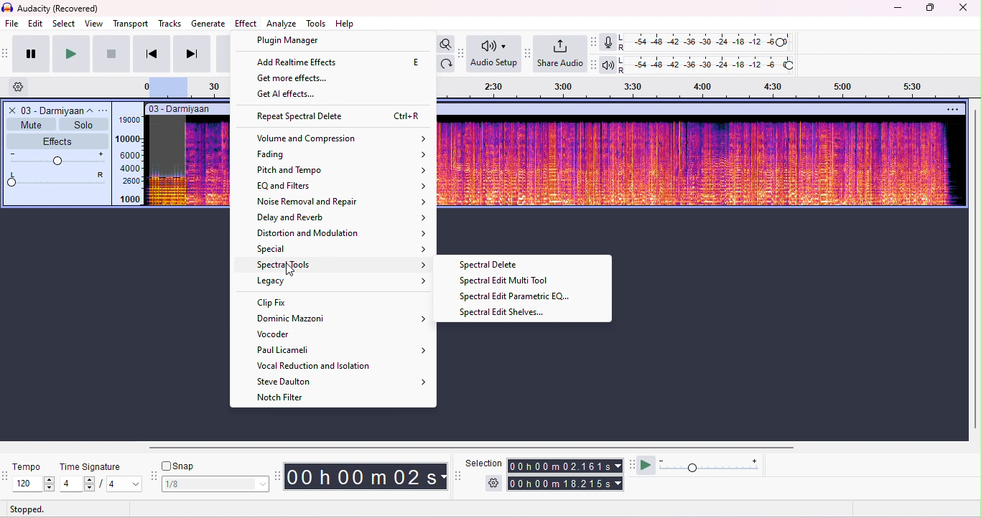  What do you see at coordinates (646, 466) in the screenshot?
I see `play at speed/play at speed once` at bounding box center [646, 466].